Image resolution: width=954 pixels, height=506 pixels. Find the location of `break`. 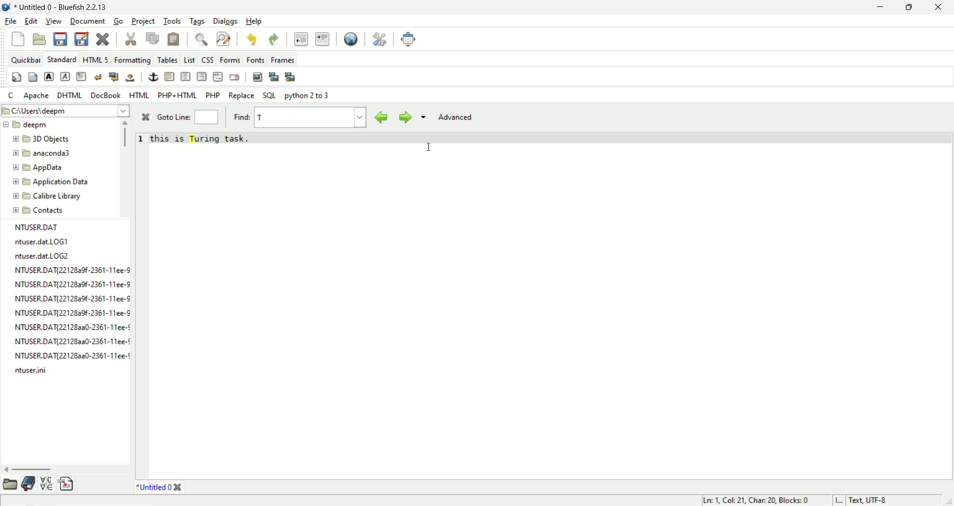

break is located at coordinates (98, 77).